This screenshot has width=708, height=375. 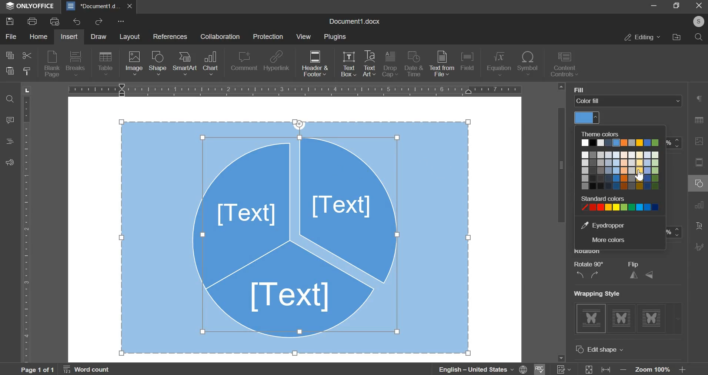 What do you see at coordinates (305, 37) in the screenshot?
I see `view` at bounding box center [305, 37].